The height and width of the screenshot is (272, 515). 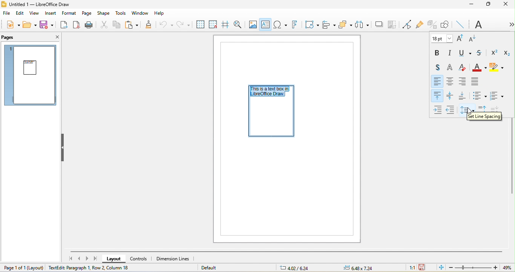 What do you see at coordinates (461, 38) in the screenshot?
I see `increase font size` at bounding box center [461, 38].